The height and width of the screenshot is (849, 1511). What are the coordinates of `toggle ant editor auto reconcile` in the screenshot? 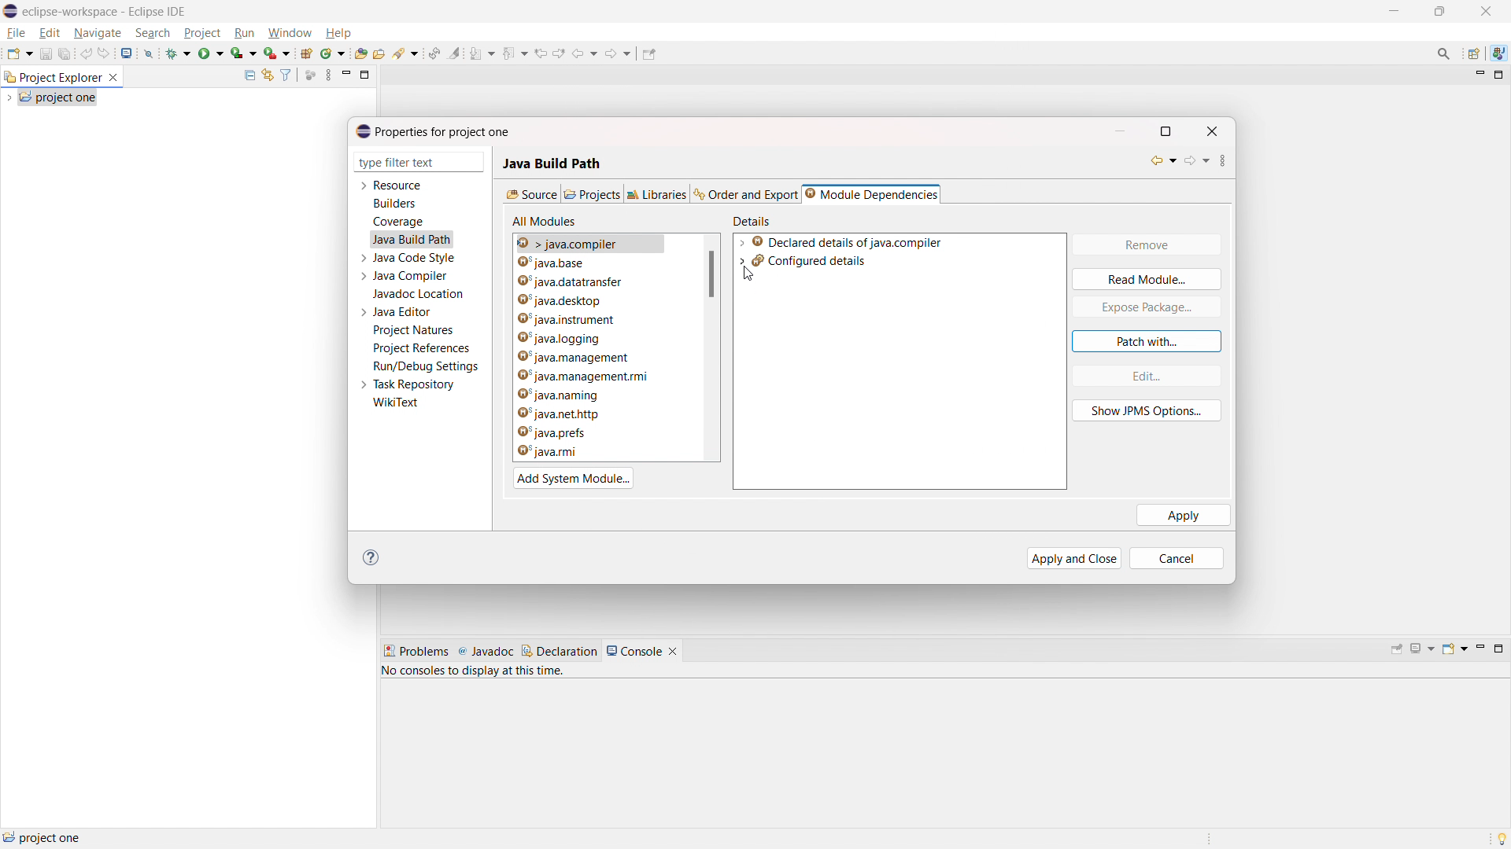 It's located at (434, 53).